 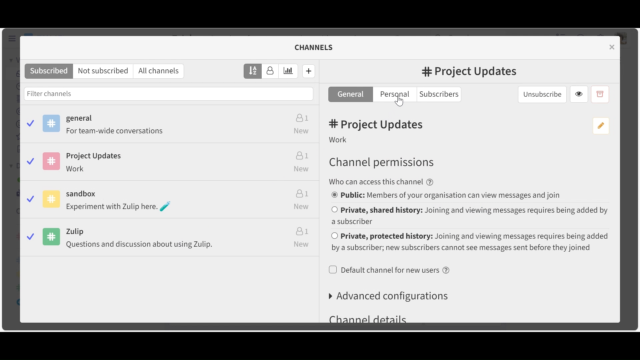 I want to click on , so click(x=350, y=94).